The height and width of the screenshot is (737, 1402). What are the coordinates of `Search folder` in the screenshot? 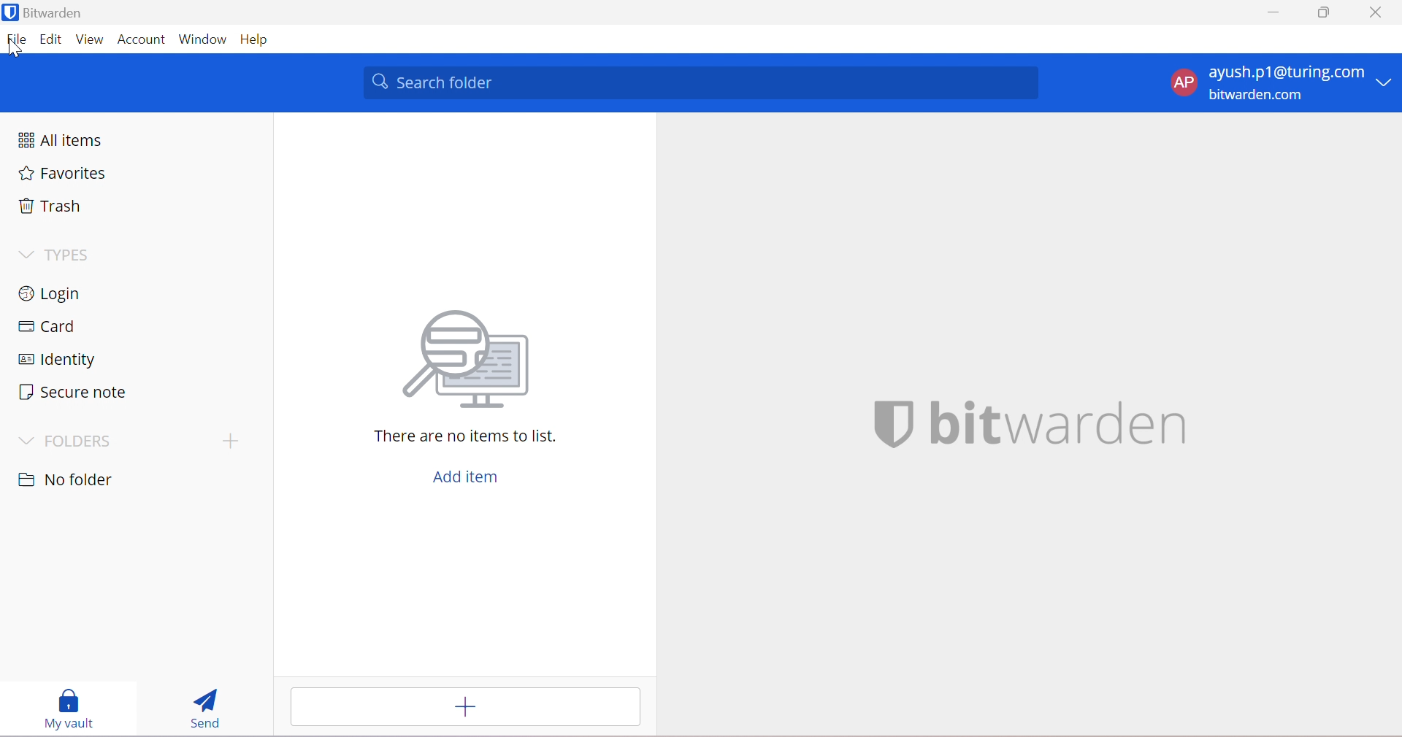 It's located at (702, 82).